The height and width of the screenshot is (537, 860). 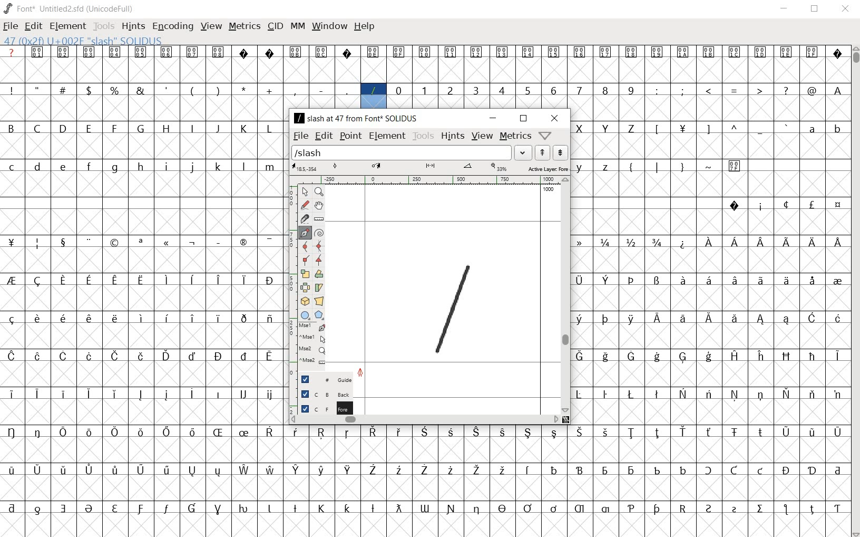 What do you see at coordinates (546, 135) in the screenshot?
I see `Help/Window` at bounding box center [546, 135].